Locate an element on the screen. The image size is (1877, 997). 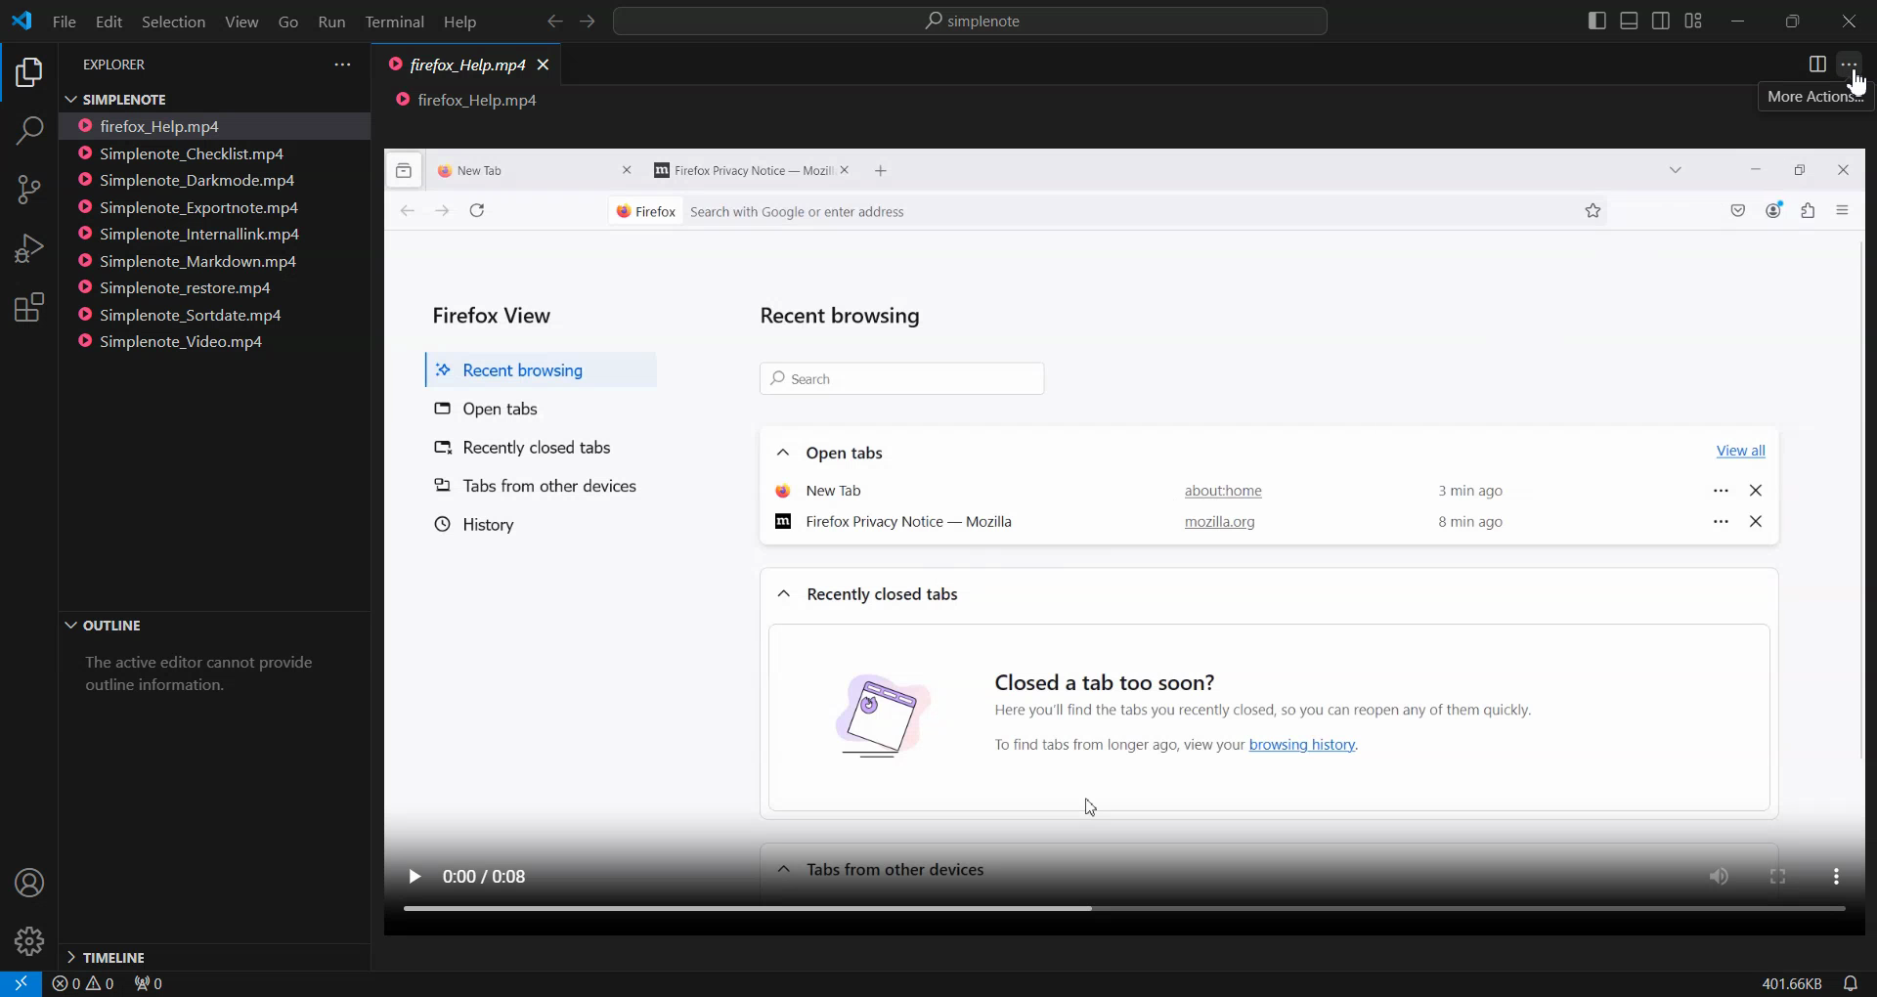
Simplenote  Files is located at coordinates (195, 98).